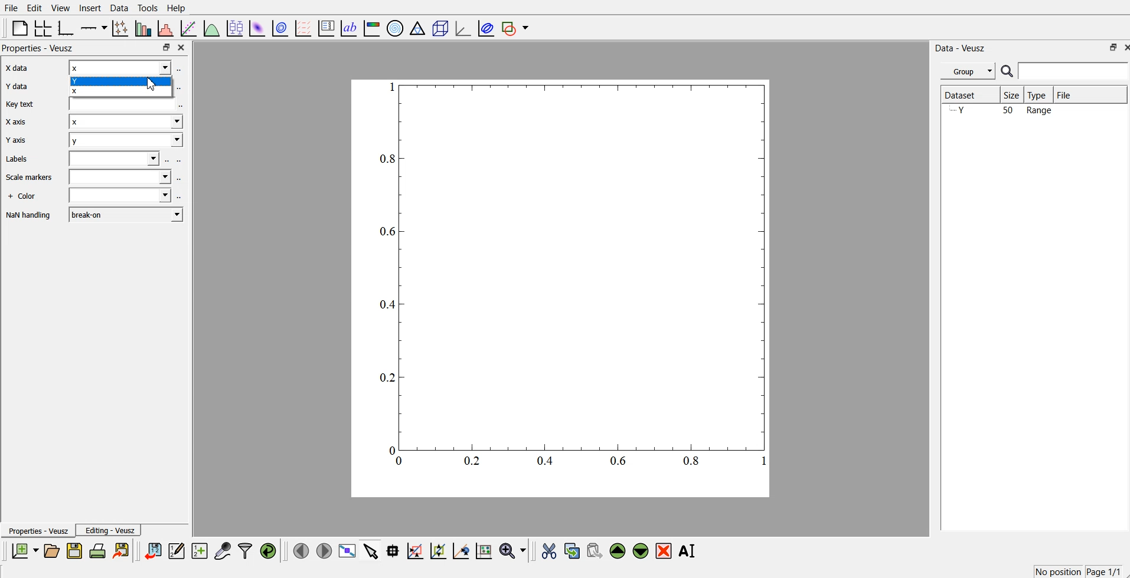 The height and width of the screenshot is (578, 1130). Describe the element at coordinates (120, 68) in the screenshot. I see `x` at that location.